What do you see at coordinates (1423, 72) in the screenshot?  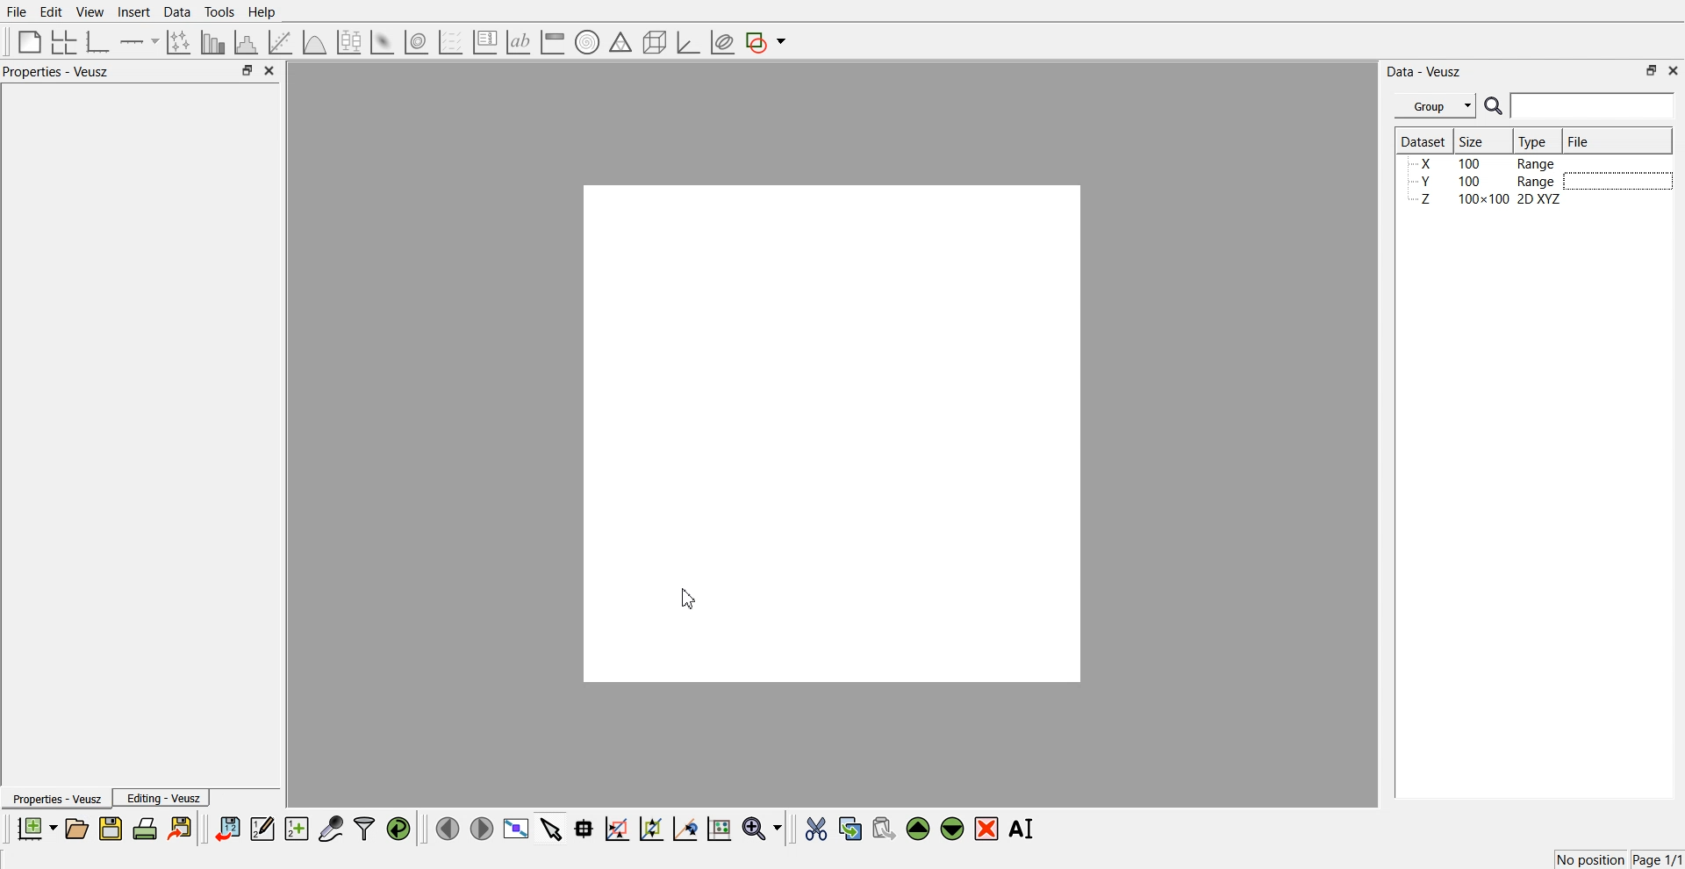 I see `Data - Veusz` at bounding box center [1423, 72].